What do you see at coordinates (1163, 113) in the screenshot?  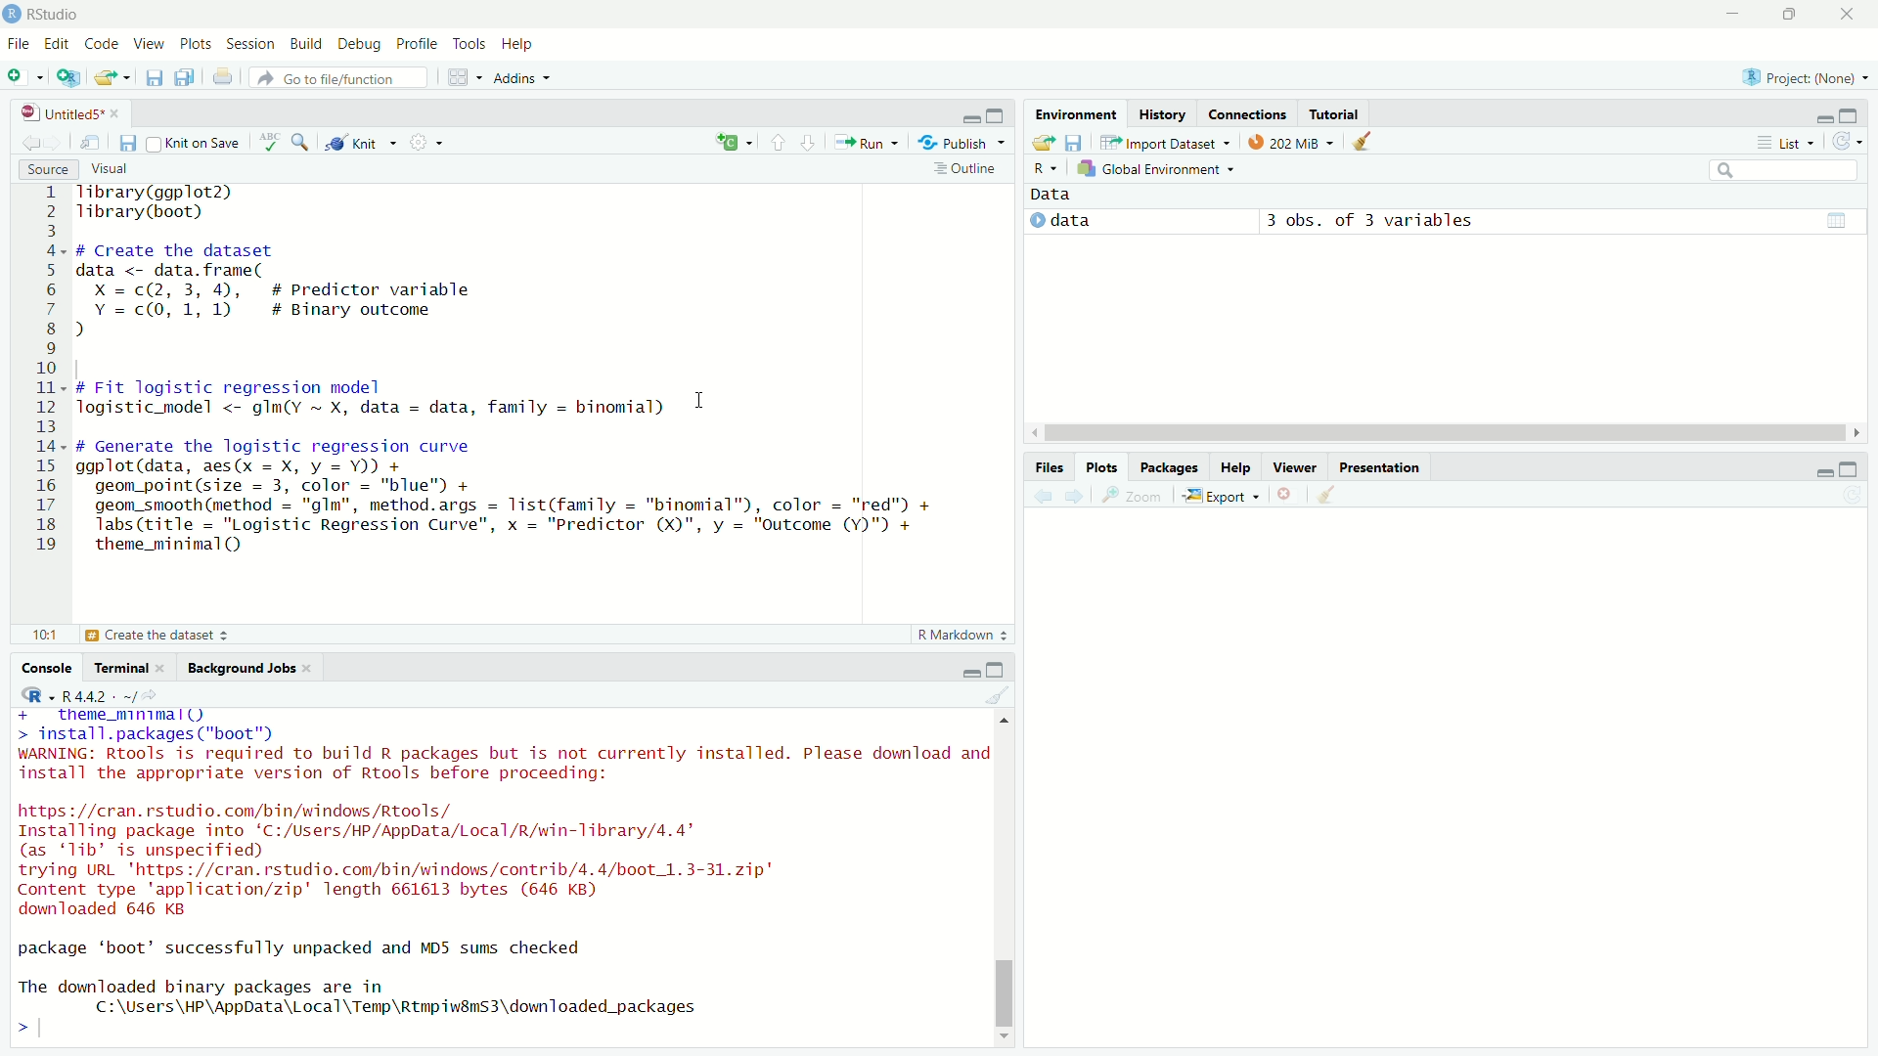 I see `History` at bounding box center [1163, 113].